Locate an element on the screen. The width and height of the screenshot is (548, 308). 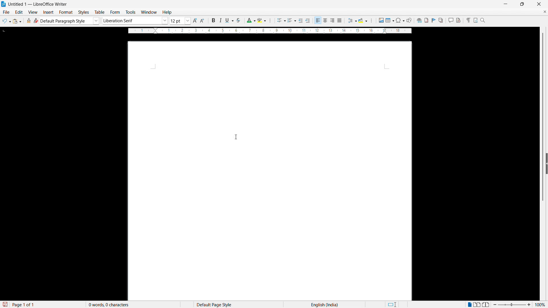
Single page view  is located at coordinates (470, 304).